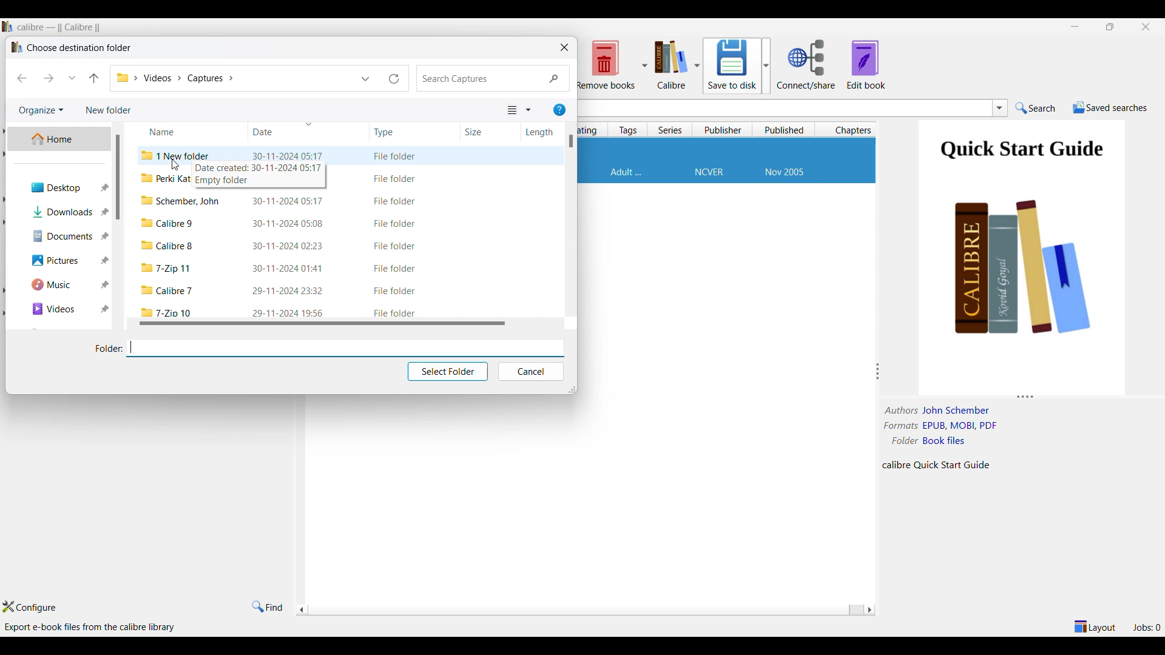  Describe the element at coordinates (1019, 395) in the screenshot. I see `Change height of panels attached to this line` at that location.